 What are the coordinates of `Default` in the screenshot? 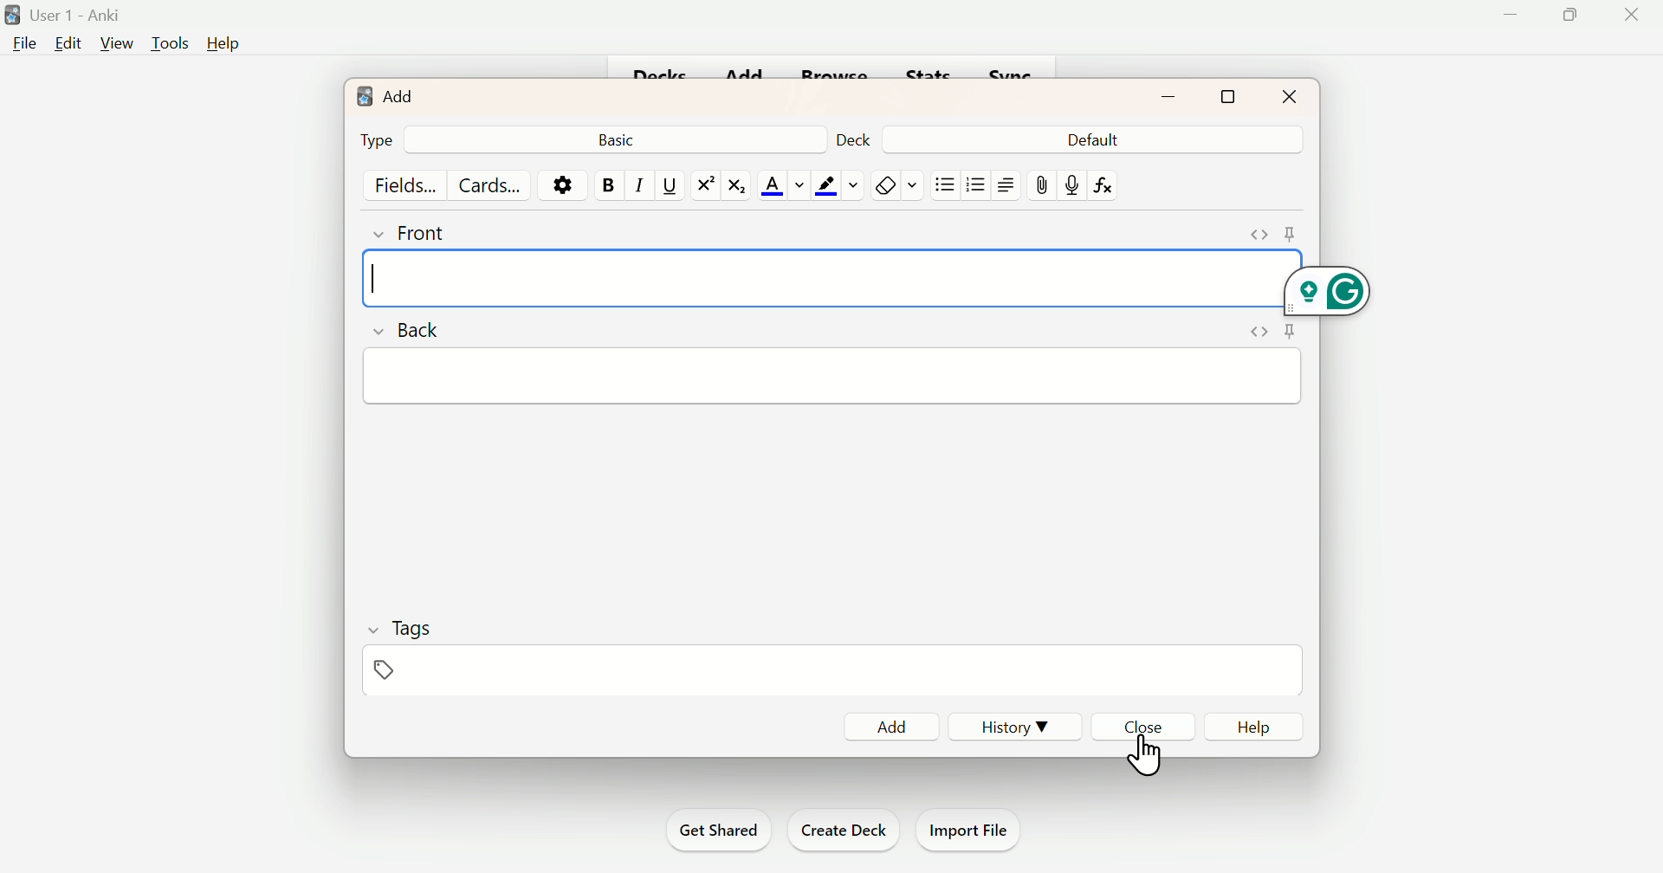 It's located at (1090, 140).